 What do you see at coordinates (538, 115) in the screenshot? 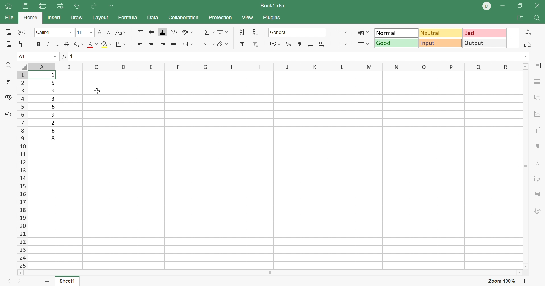
I see `Image settings` at bounding box center [538, 115].